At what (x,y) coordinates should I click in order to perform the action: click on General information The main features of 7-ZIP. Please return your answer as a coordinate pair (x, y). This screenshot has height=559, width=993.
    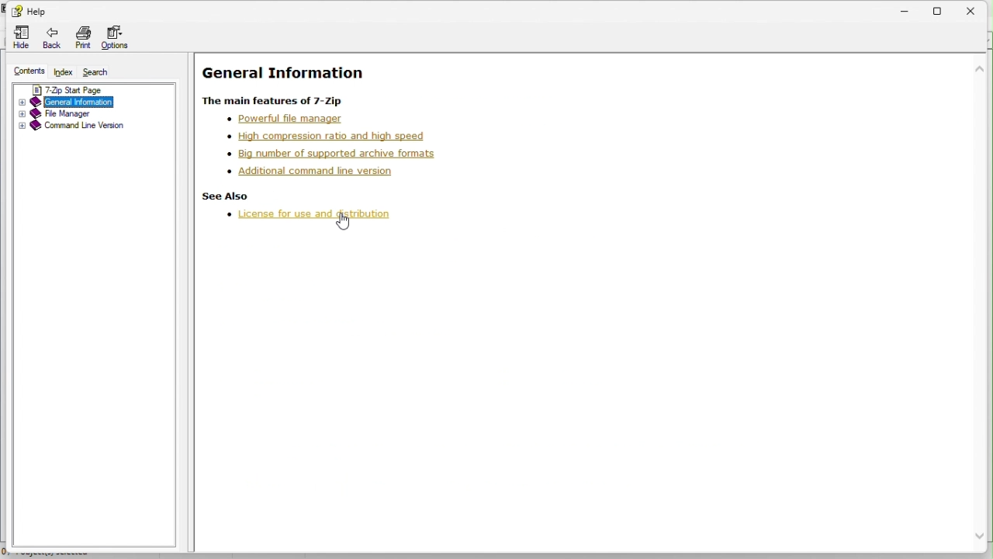
    Looking at the image, I should click on (322, 82).